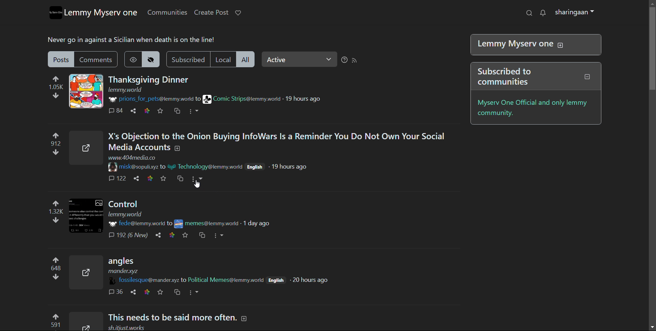  Describe the element at coordinates (291, 167) in the screenshot. I see `19 hours ago (Post time)` at that location.